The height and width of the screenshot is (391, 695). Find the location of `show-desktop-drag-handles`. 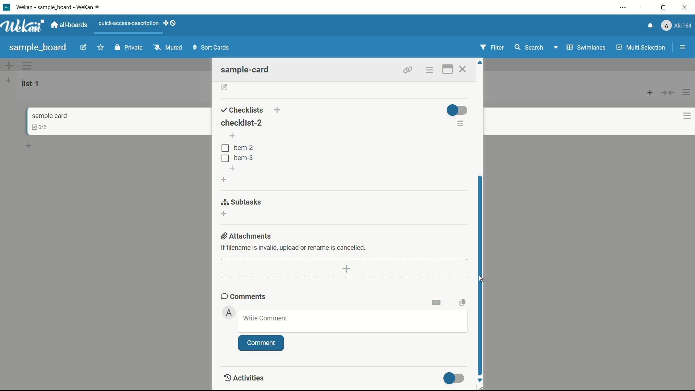

show-desktop-drag-handles is located at coordinates (170, 24).